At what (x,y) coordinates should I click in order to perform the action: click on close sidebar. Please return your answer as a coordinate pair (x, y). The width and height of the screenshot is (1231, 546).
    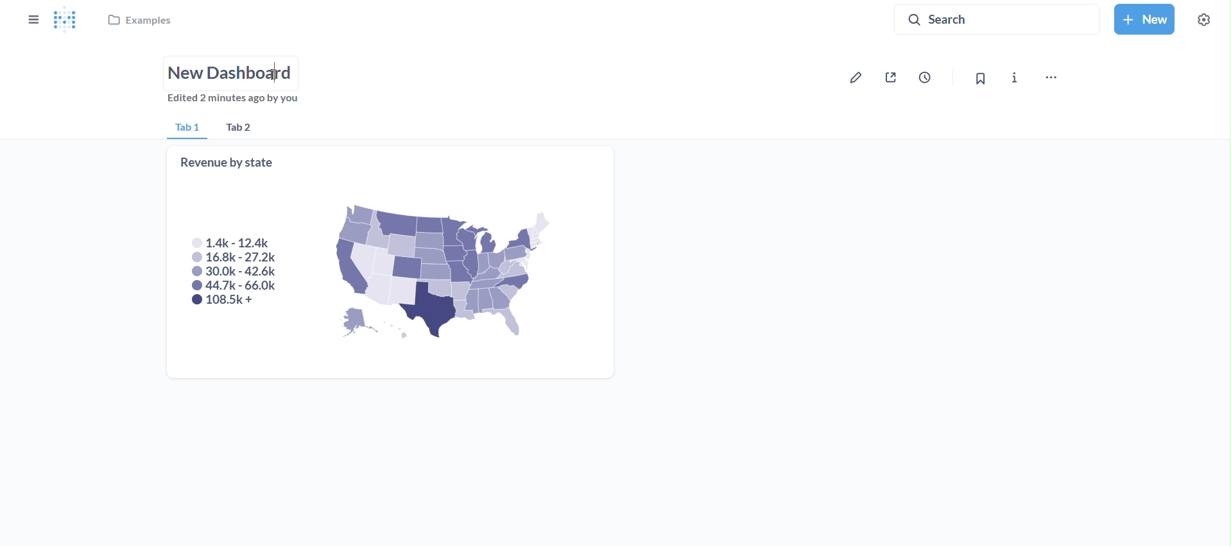
    Looking at the image, I should click on (32, 19).